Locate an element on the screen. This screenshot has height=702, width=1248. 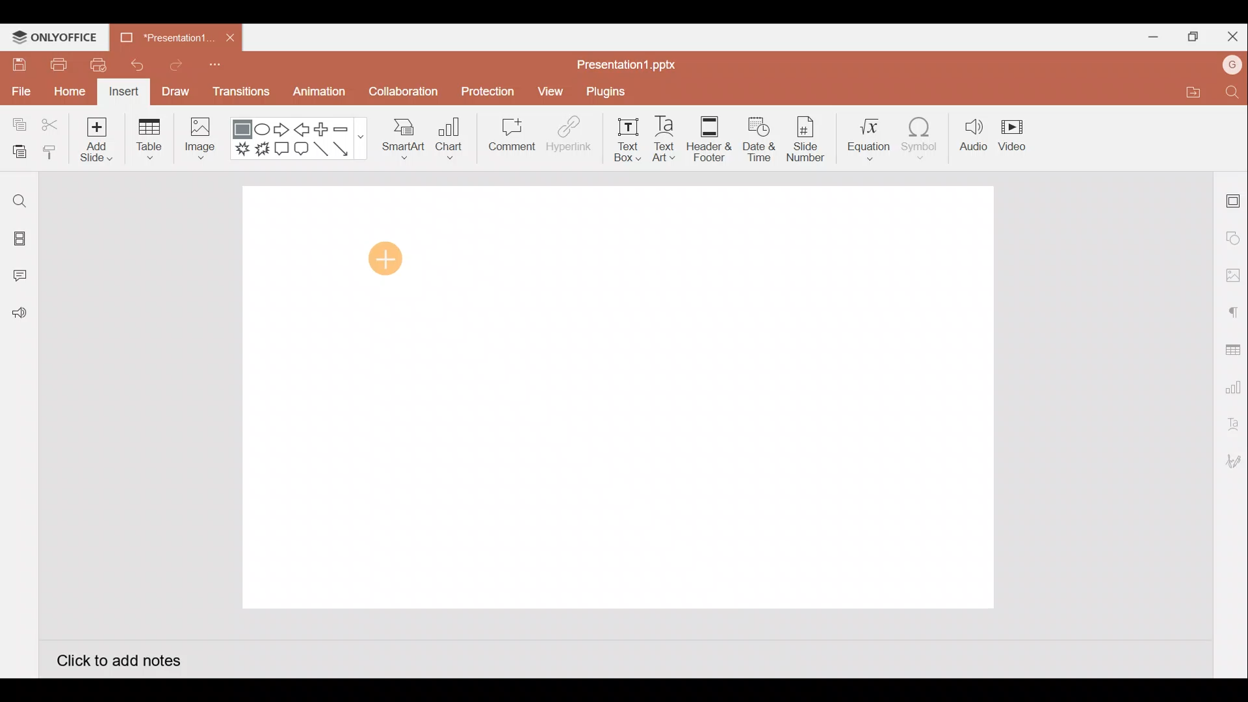
Cursor on presentation slide is located at coordinates (393, 263).